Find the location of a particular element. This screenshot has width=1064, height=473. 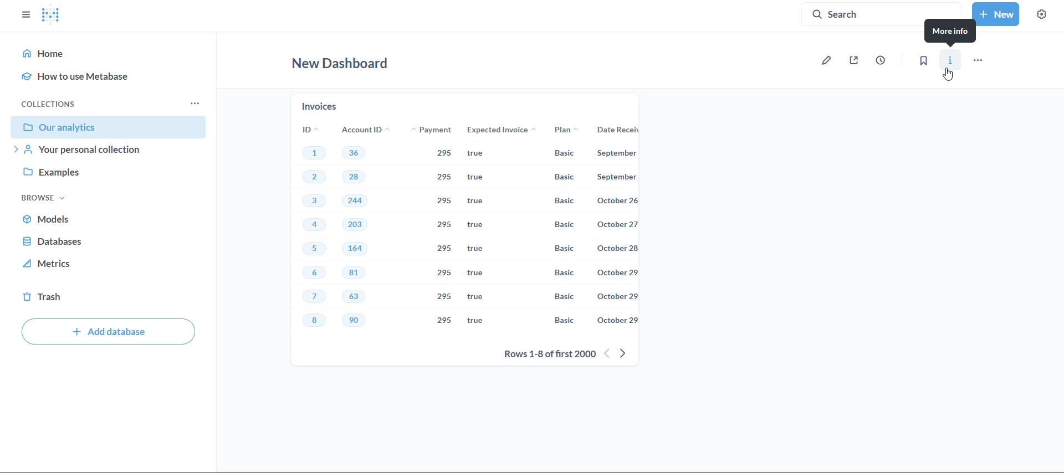

7 is located at coordinates (314, 297).